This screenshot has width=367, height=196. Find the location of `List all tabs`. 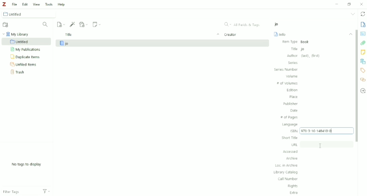

List all tabs is located at coordinates (353, 14).